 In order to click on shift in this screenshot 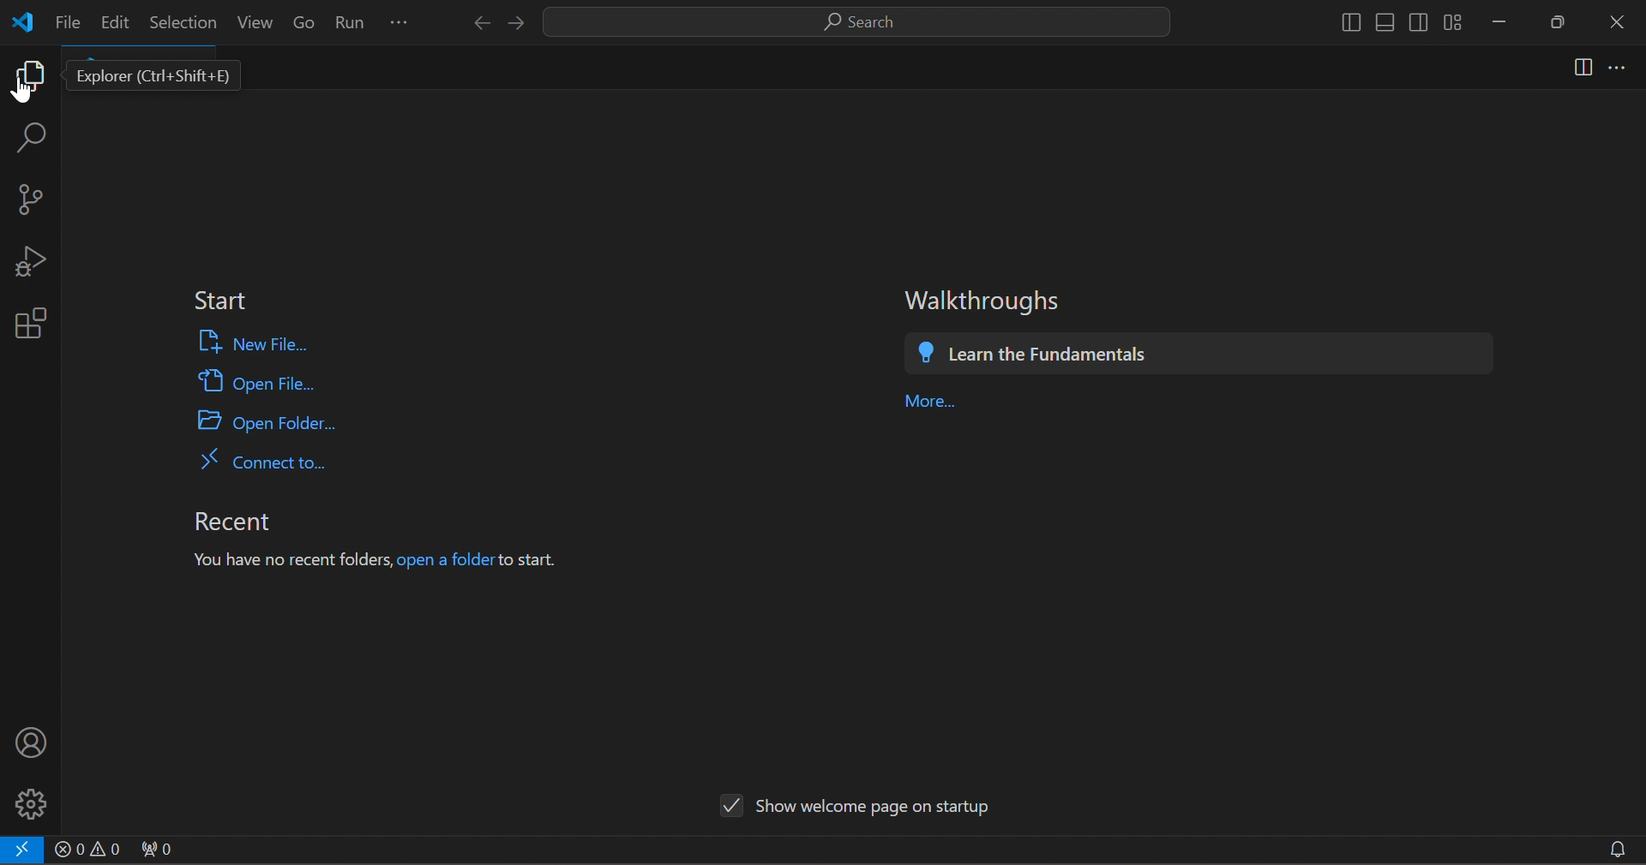, I will do `click(1397, 24)`.